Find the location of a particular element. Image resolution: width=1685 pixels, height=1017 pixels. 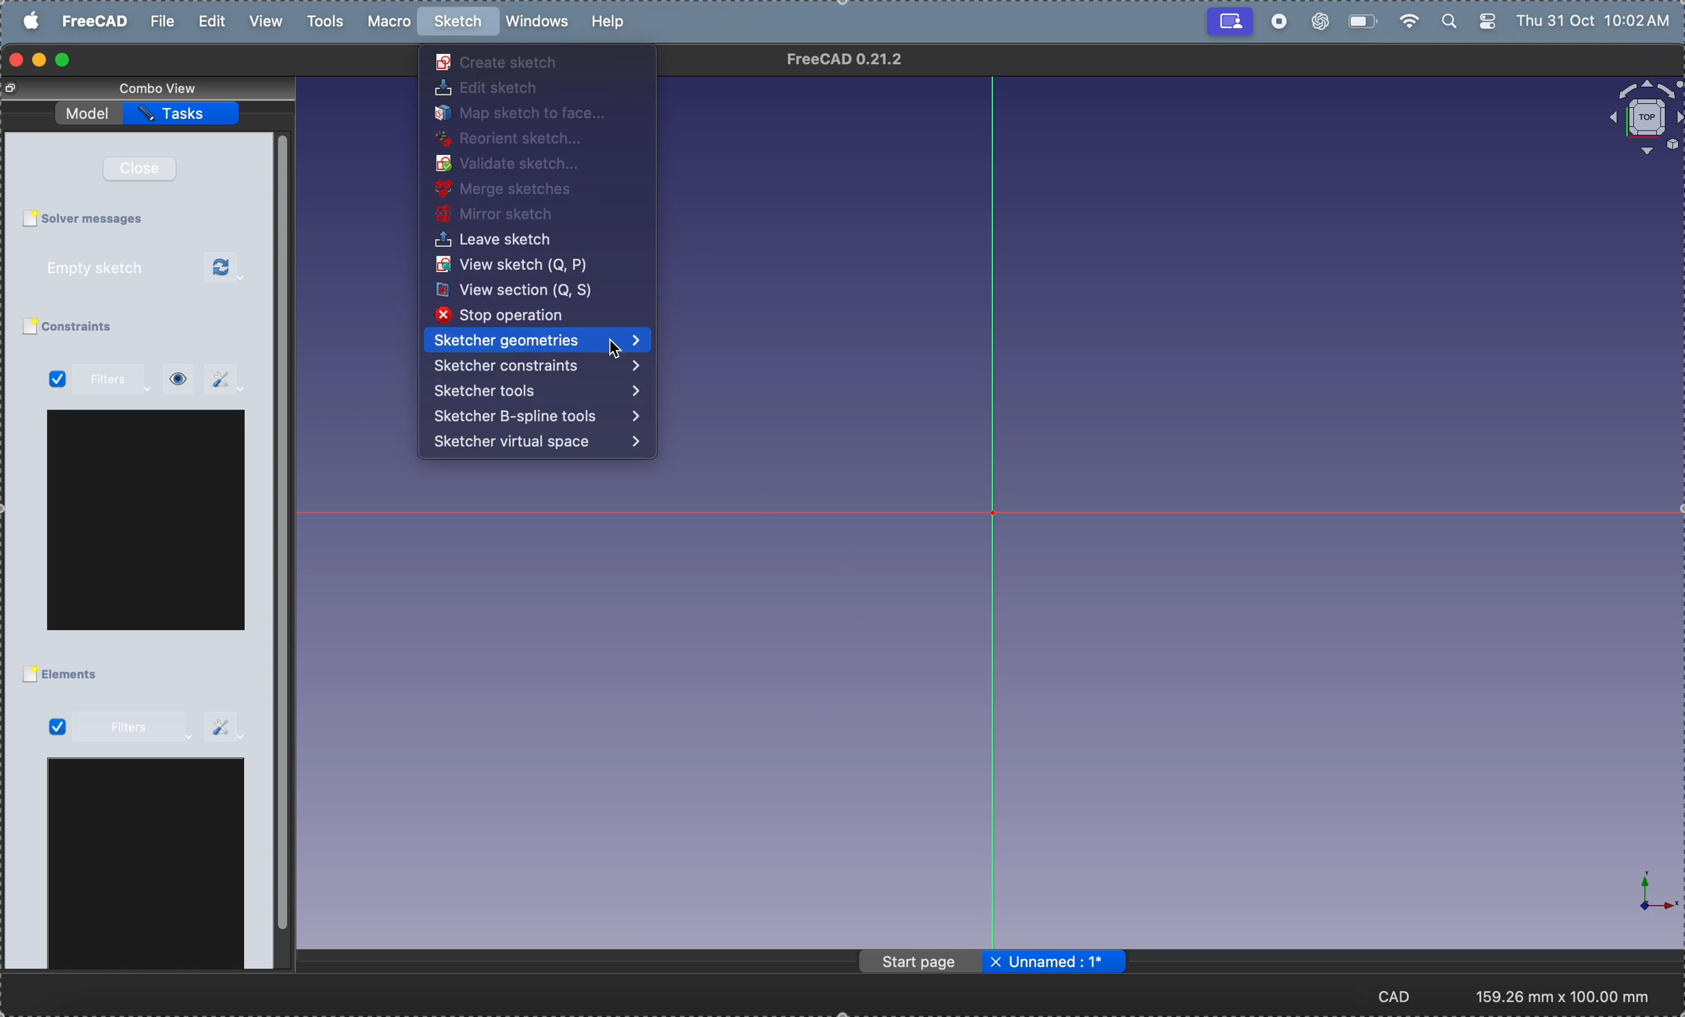

wifi is located at coordinates (1406, 22).